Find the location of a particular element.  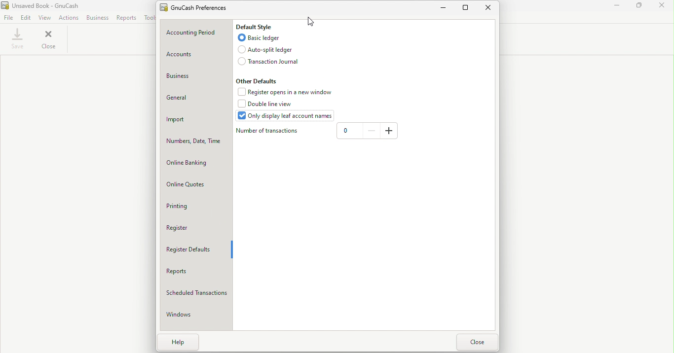

Close is located at coordinates (664, 7).